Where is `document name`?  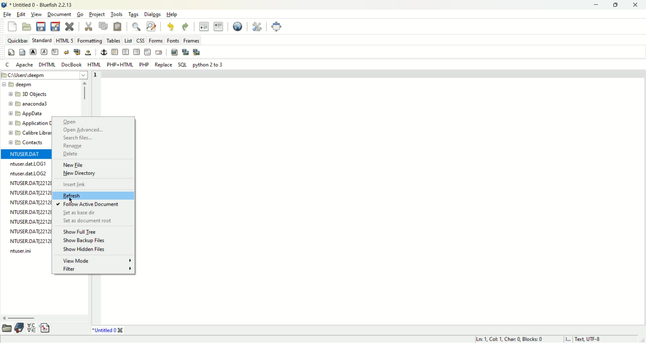
document name is located at coordinates (40, 4).